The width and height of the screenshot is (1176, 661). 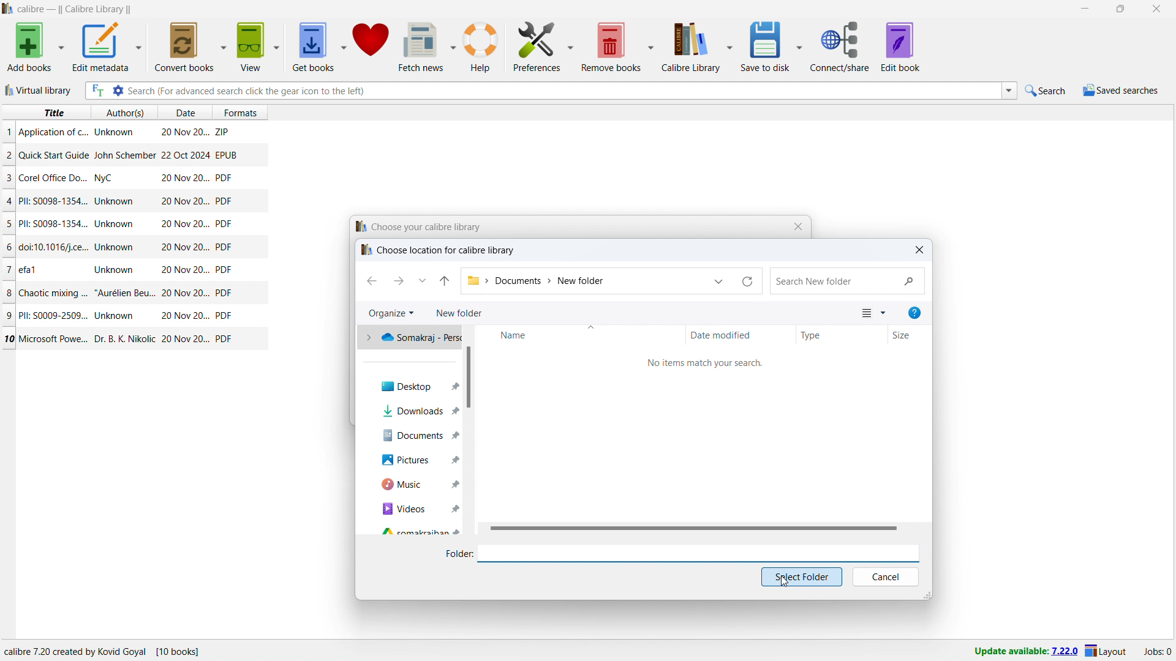 What do you see at coordinates (126, 113) in the screenshot?
I see `authors` at bounding box center [126, 113].